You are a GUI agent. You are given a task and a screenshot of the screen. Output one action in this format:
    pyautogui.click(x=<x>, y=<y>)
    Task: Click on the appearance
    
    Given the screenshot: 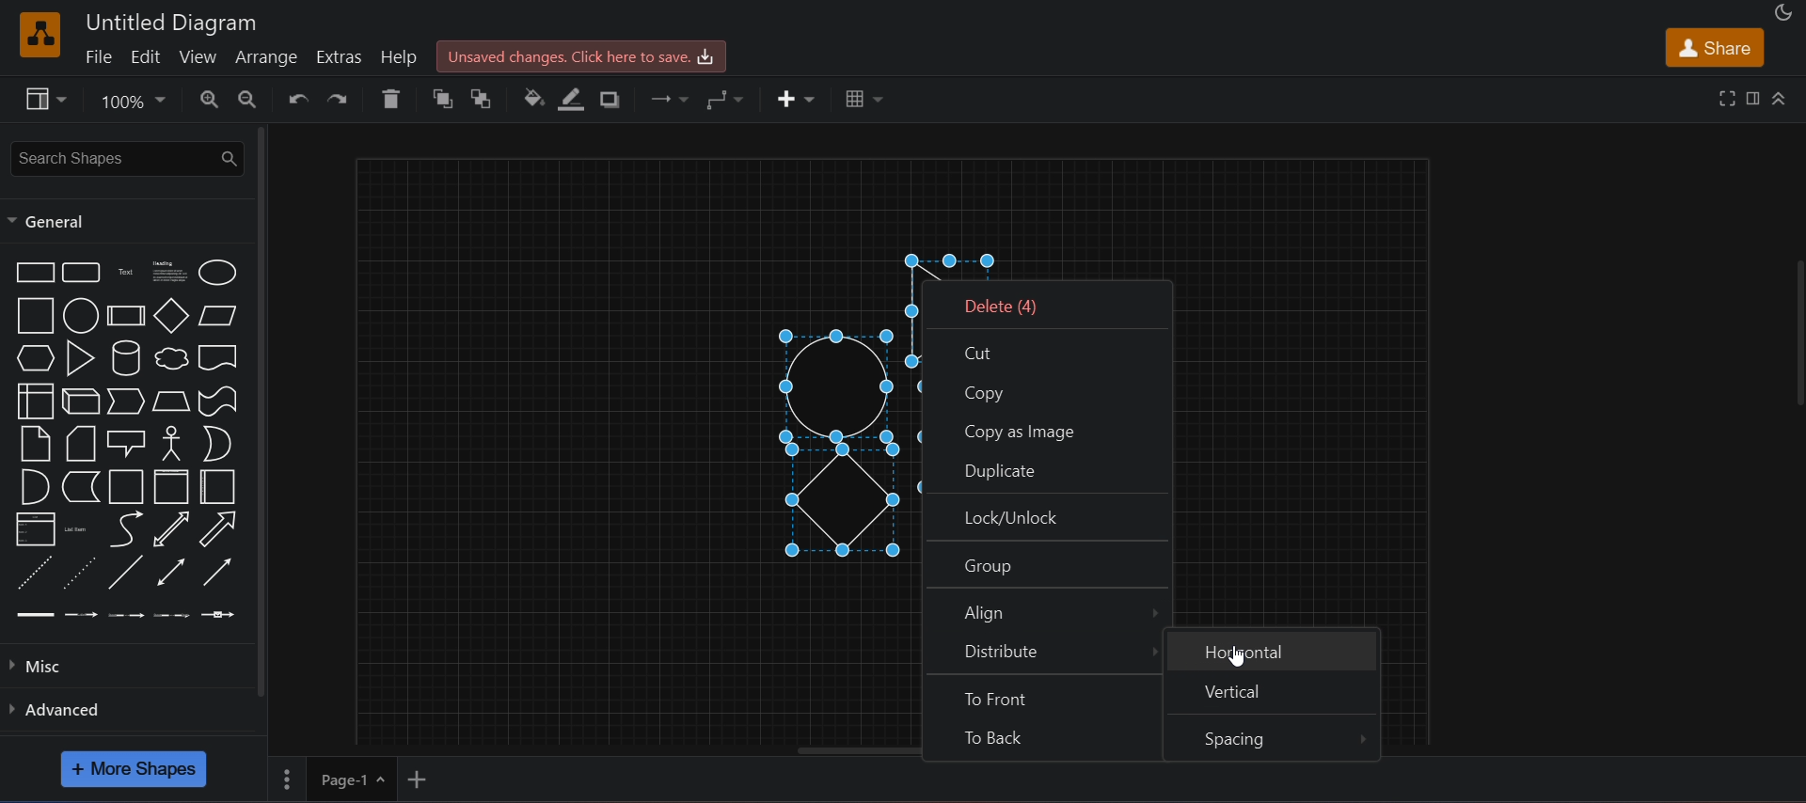 What is the action you would take?
    pyautogui.click(x=1782, y=13)
    